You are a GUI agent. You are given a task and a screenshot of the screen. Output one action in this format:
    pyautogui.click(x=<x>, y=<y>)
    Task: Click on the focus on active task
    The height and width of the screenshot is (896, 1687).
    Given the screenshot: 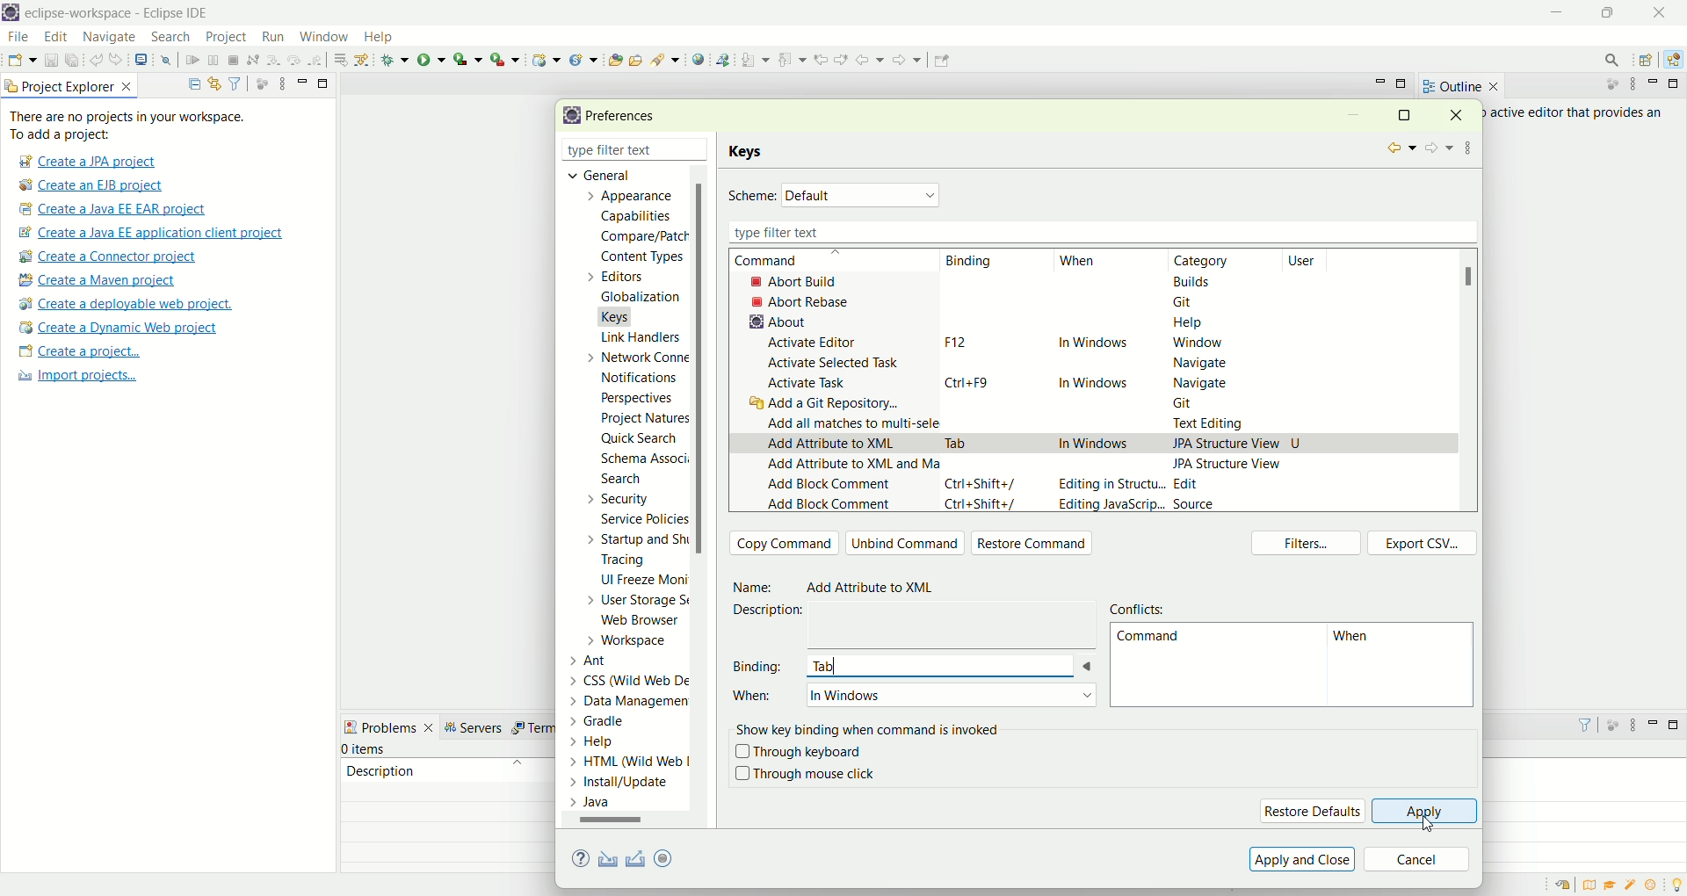 What is the action you would take?
    pyautogui.click(x=1604, y=85)
    